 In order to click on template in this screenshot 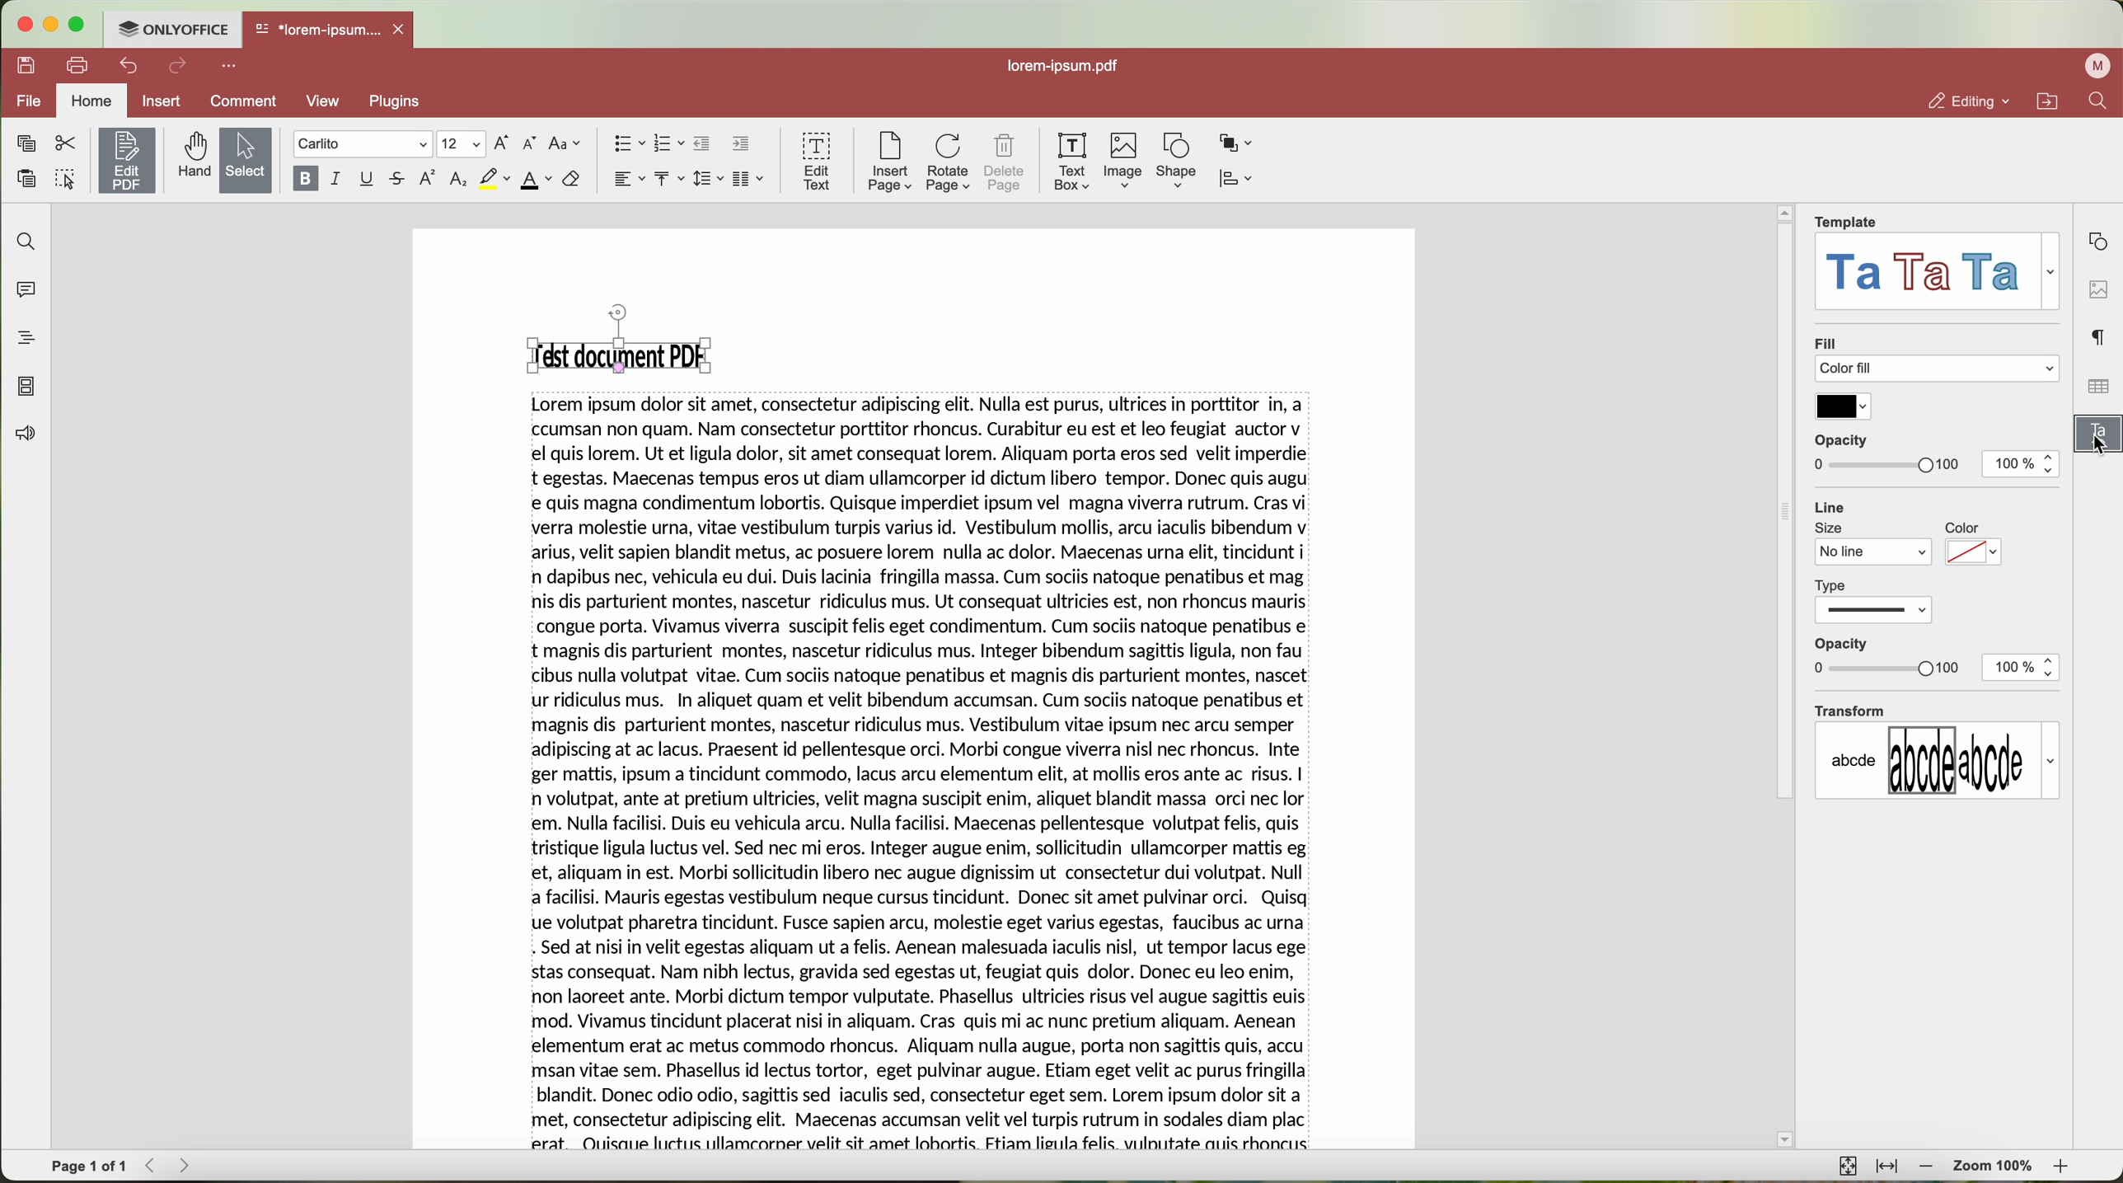, I will do `click(1848, 221)`.